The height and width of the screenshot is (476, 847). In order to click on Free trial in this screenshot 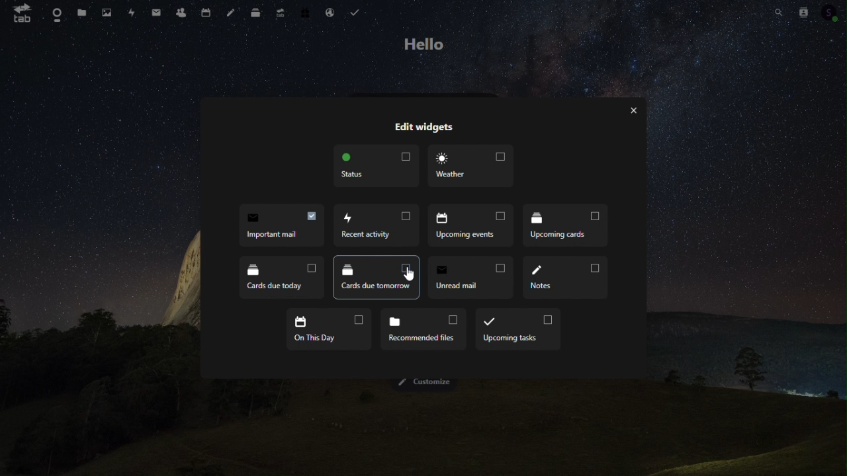, I will do `click(302, 12)`.